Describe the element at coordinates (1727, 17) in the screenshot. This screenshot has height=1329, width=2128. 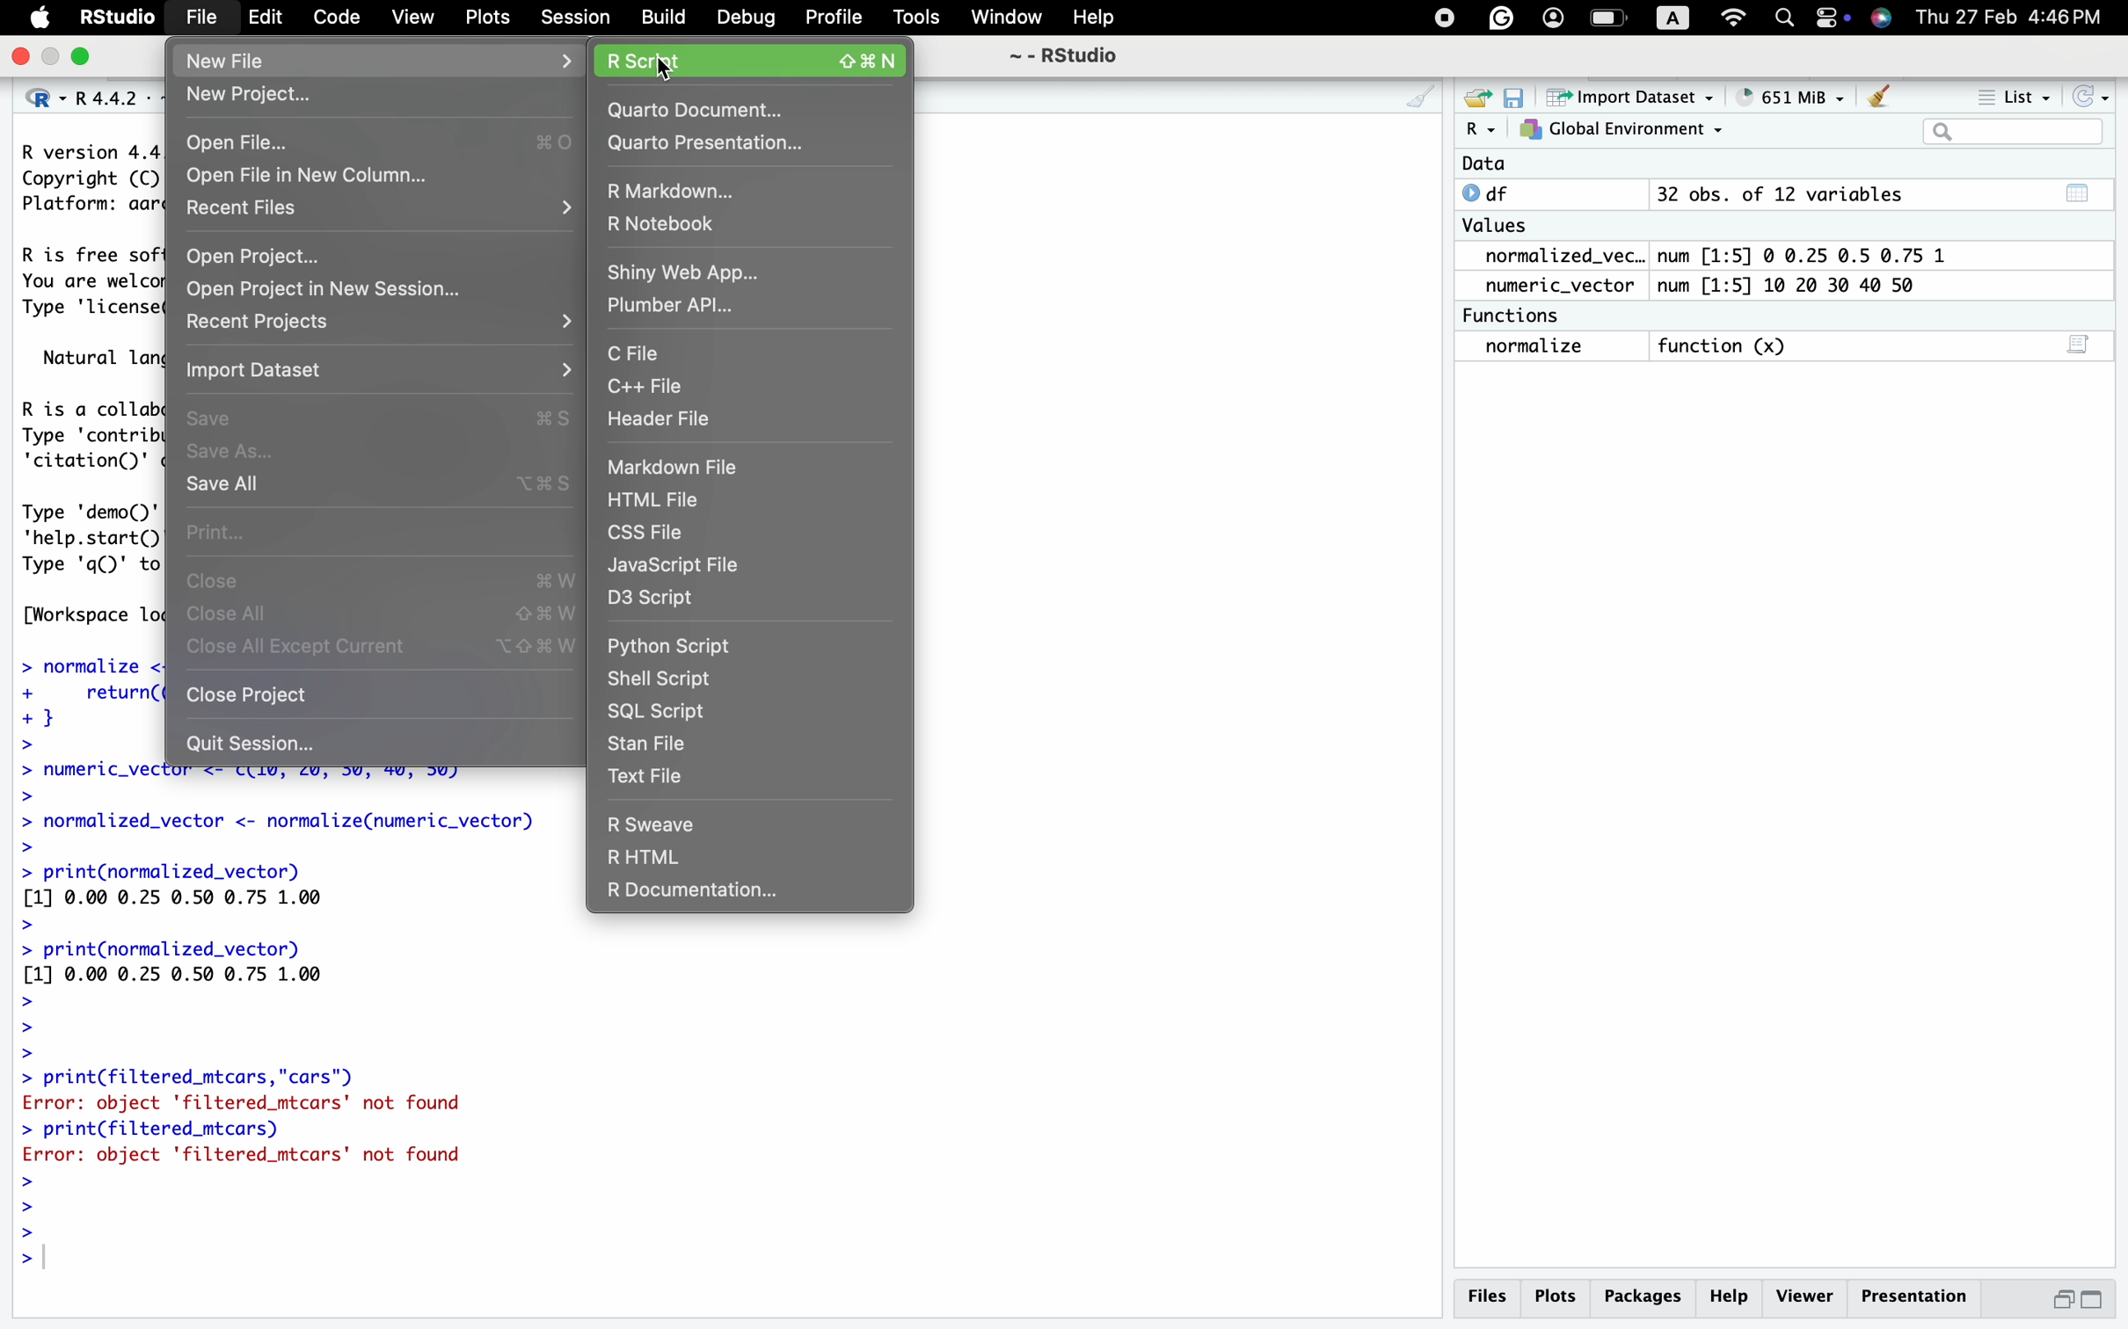
I see `Wifi` at that location.